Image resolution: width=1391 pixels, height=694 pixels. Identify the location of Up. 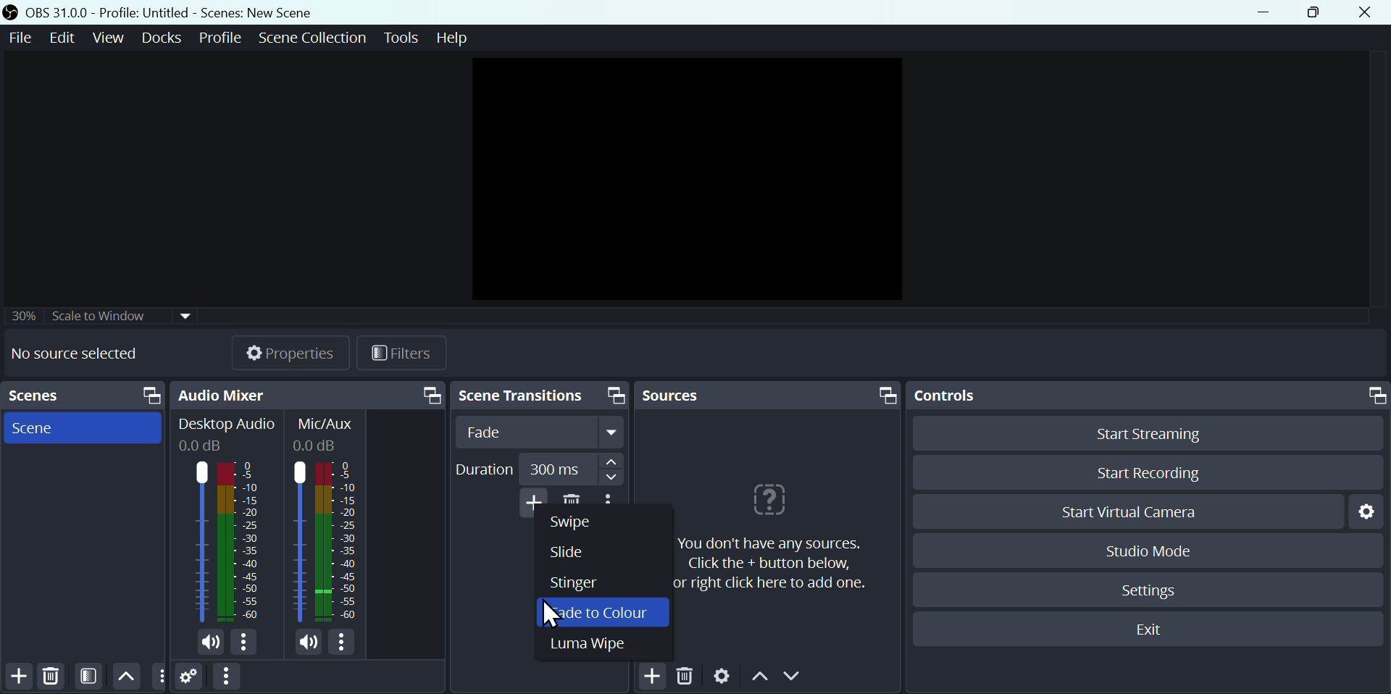
(127, 675).